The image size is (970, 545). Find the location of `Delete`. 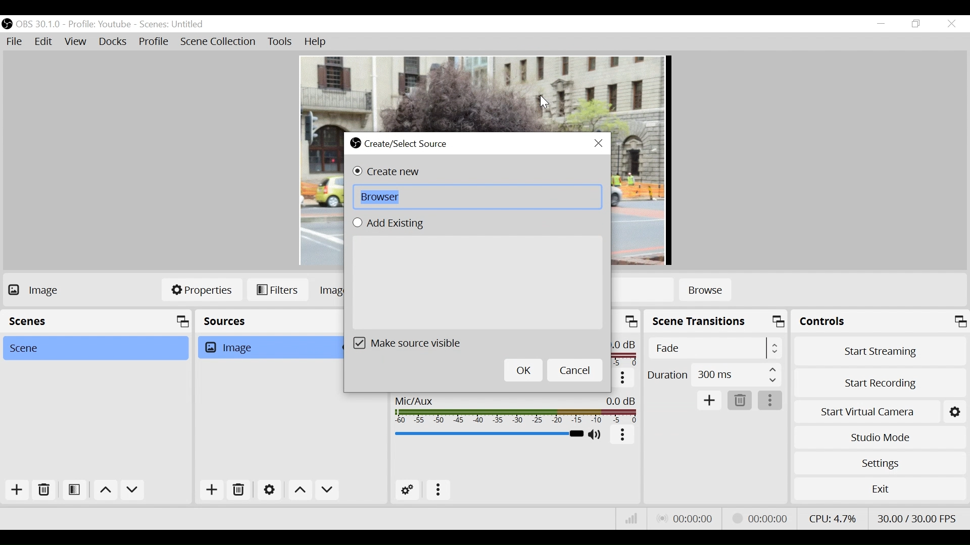

Delete is located at coordinates (739, 401).